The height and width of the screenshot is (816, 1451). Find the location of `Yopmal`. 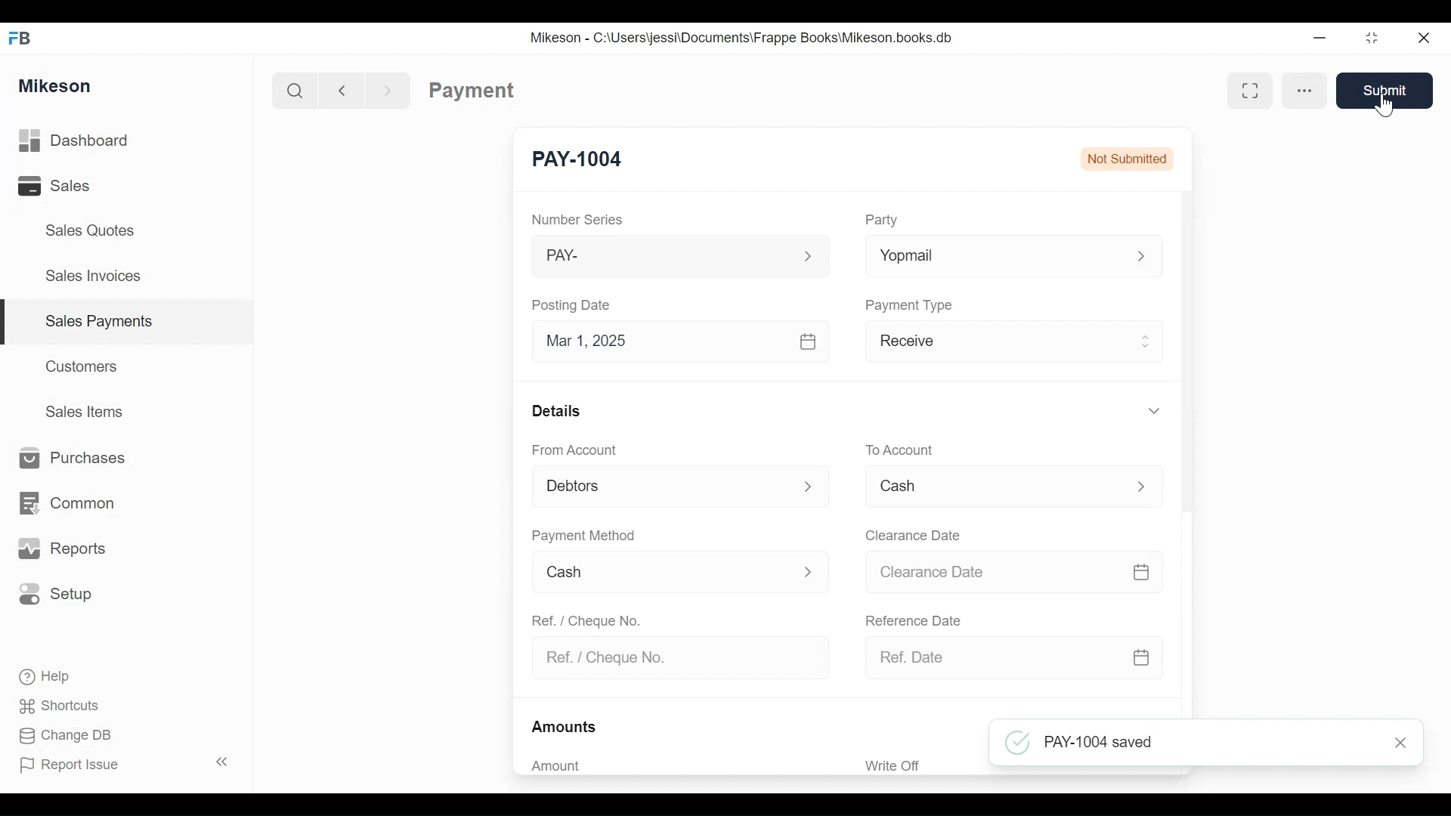

Yopmal is located at coordinates (1016, 255).